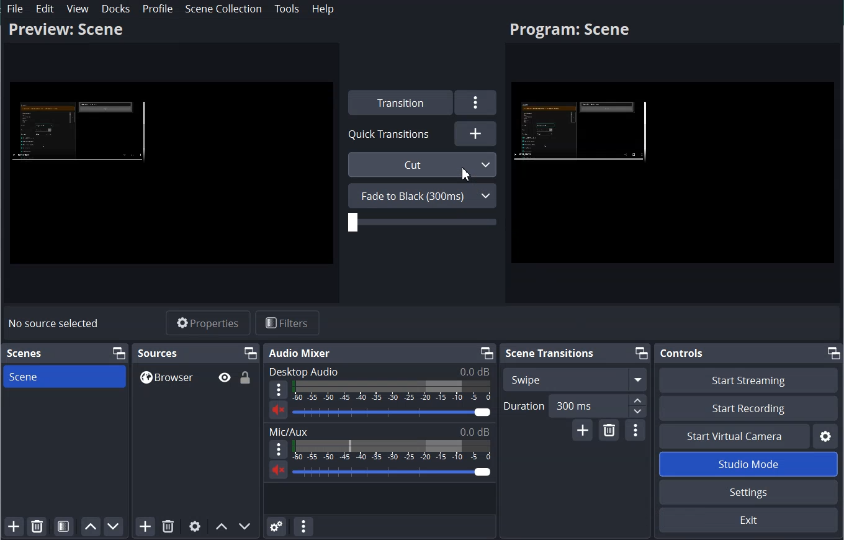 The height and width of the screenshot is (540, 844). Describe the element at coordinates (475, 133) in the screenshot. I see `Add` at that location.